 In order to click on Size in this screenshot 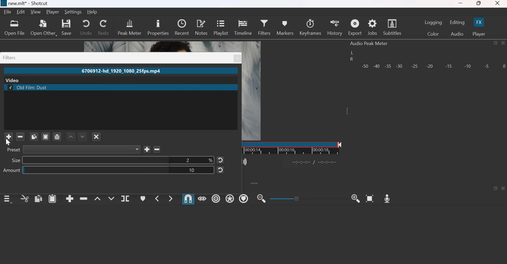, I will do `click(16, 160)`.